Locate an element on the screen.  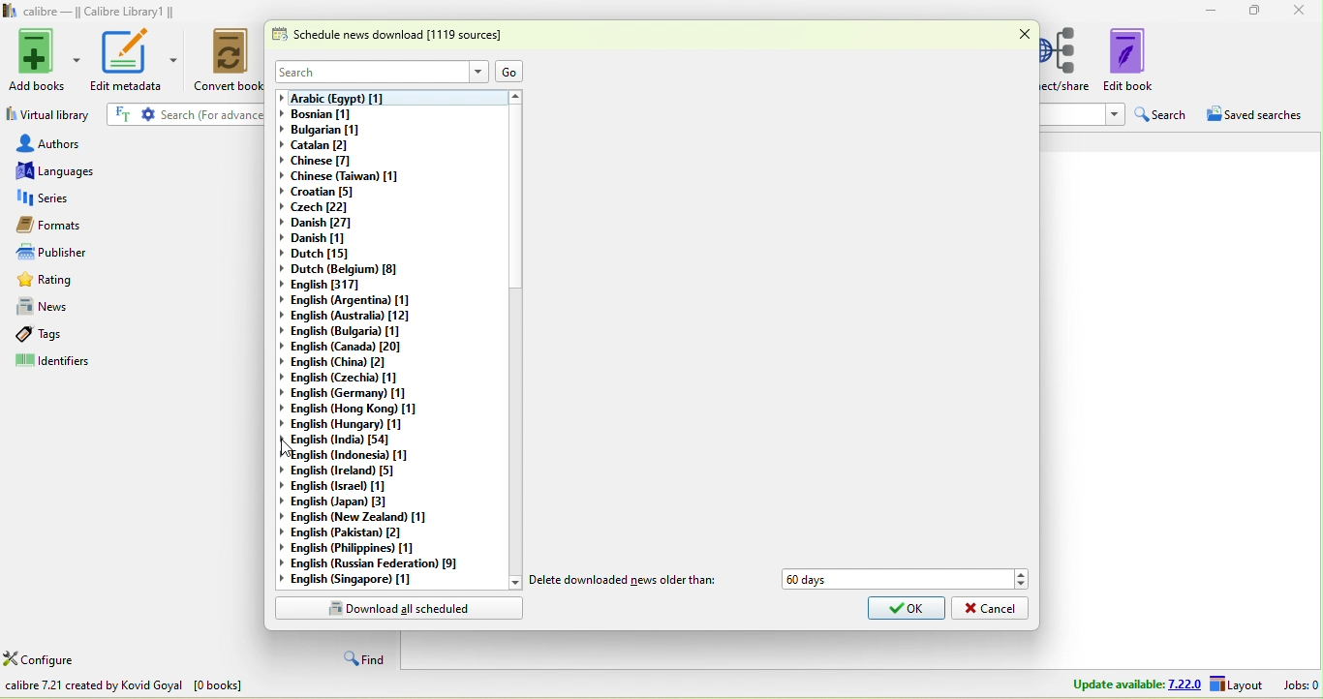
languages is located at coordinates (136, 171).